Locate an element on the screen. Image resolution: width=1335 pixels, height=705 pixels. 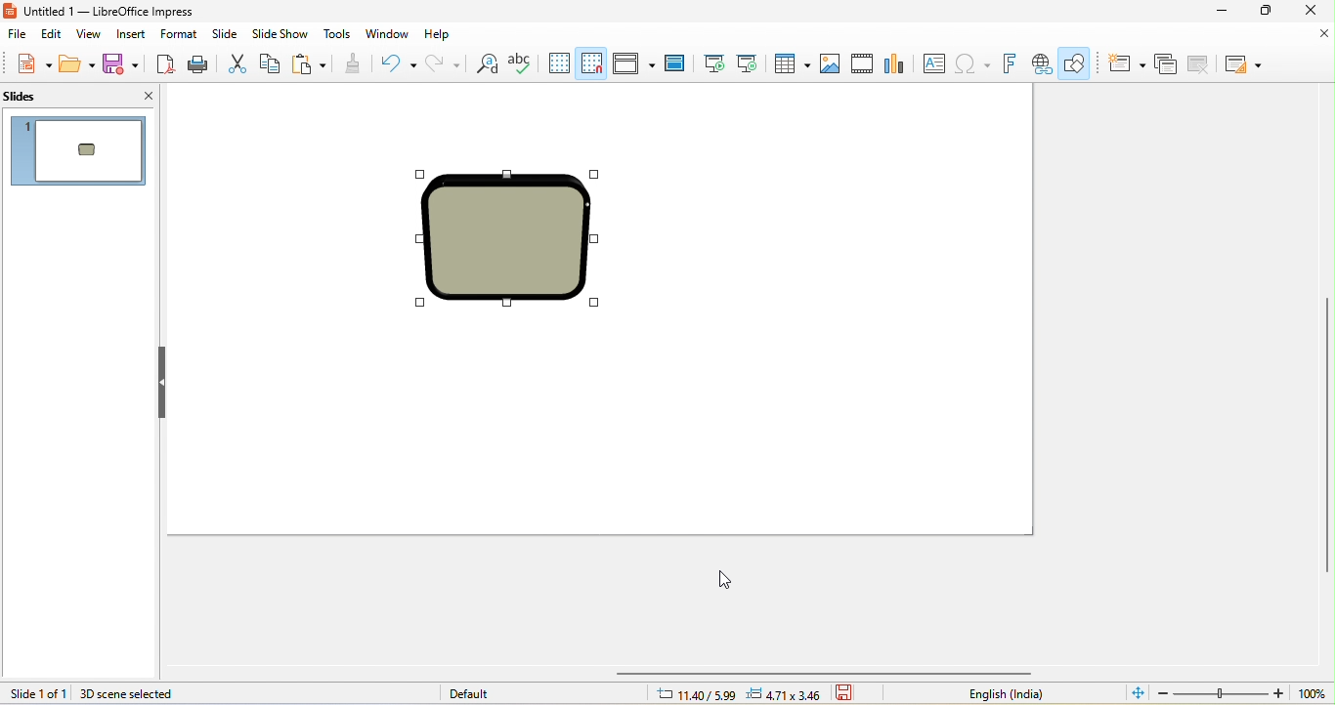
fit slide to current window is located at coordinates (1137, 694).